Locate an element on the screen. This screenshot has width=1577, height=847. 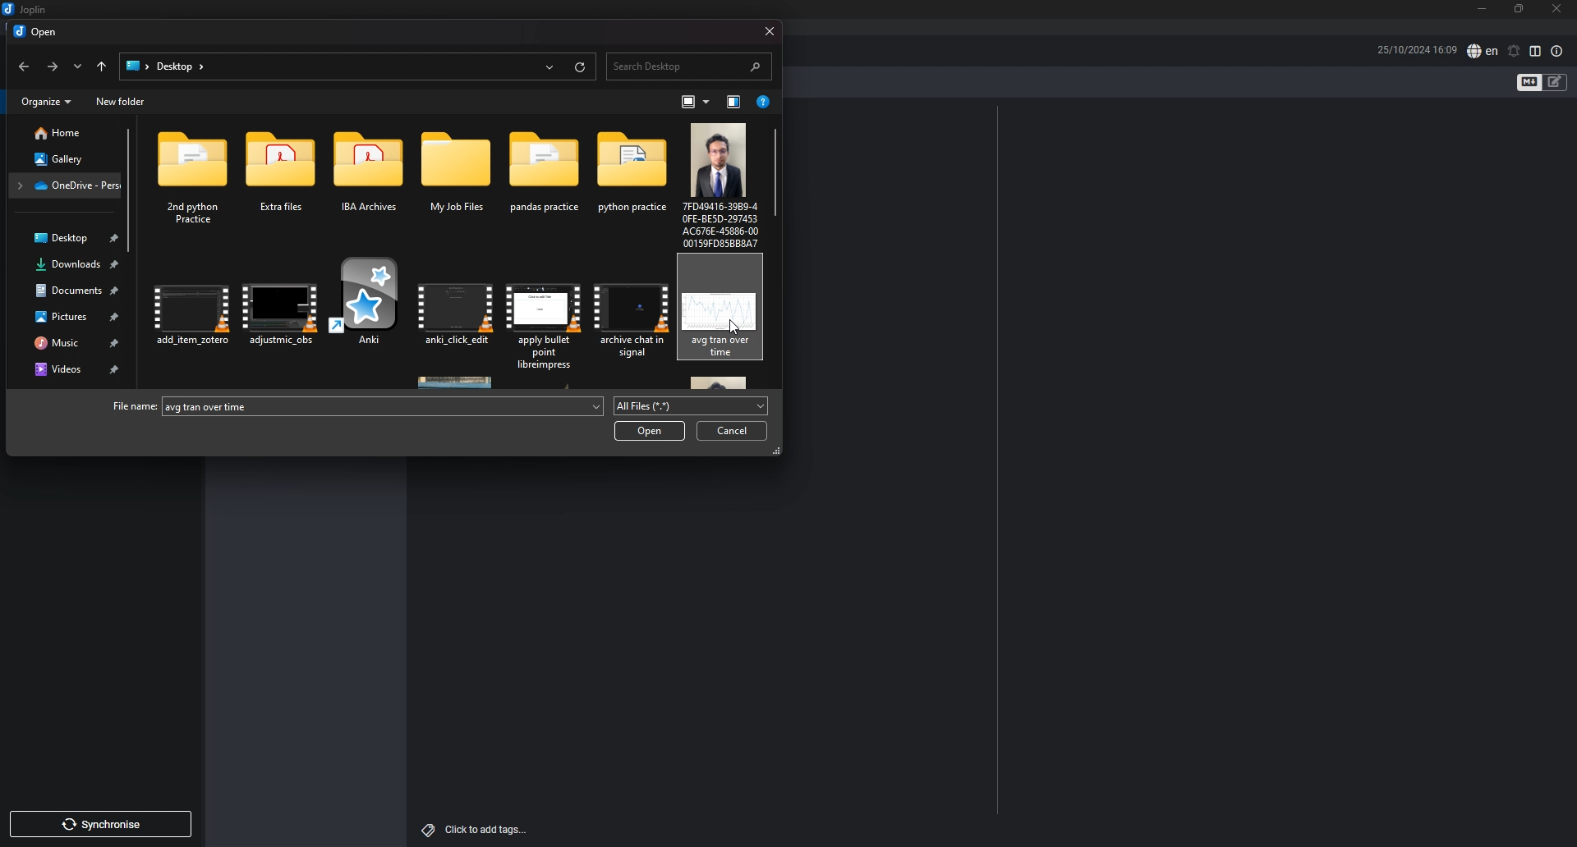
recent is located at coordinates (548, 66).